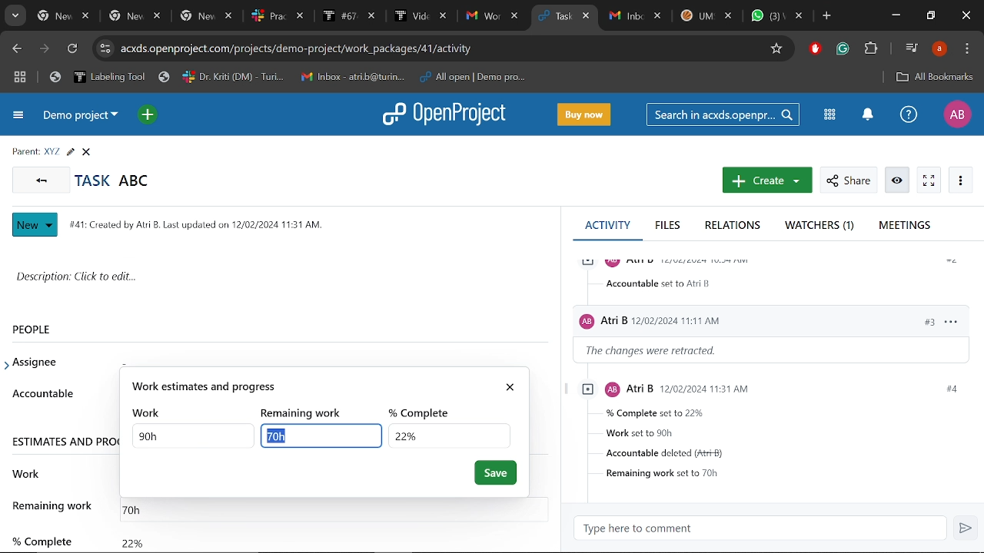 This screenshot has height=553, width=984. What do you see at coordinates (724, 318) in the screenshot?
I see `Users` at bounding box center [724, 318].